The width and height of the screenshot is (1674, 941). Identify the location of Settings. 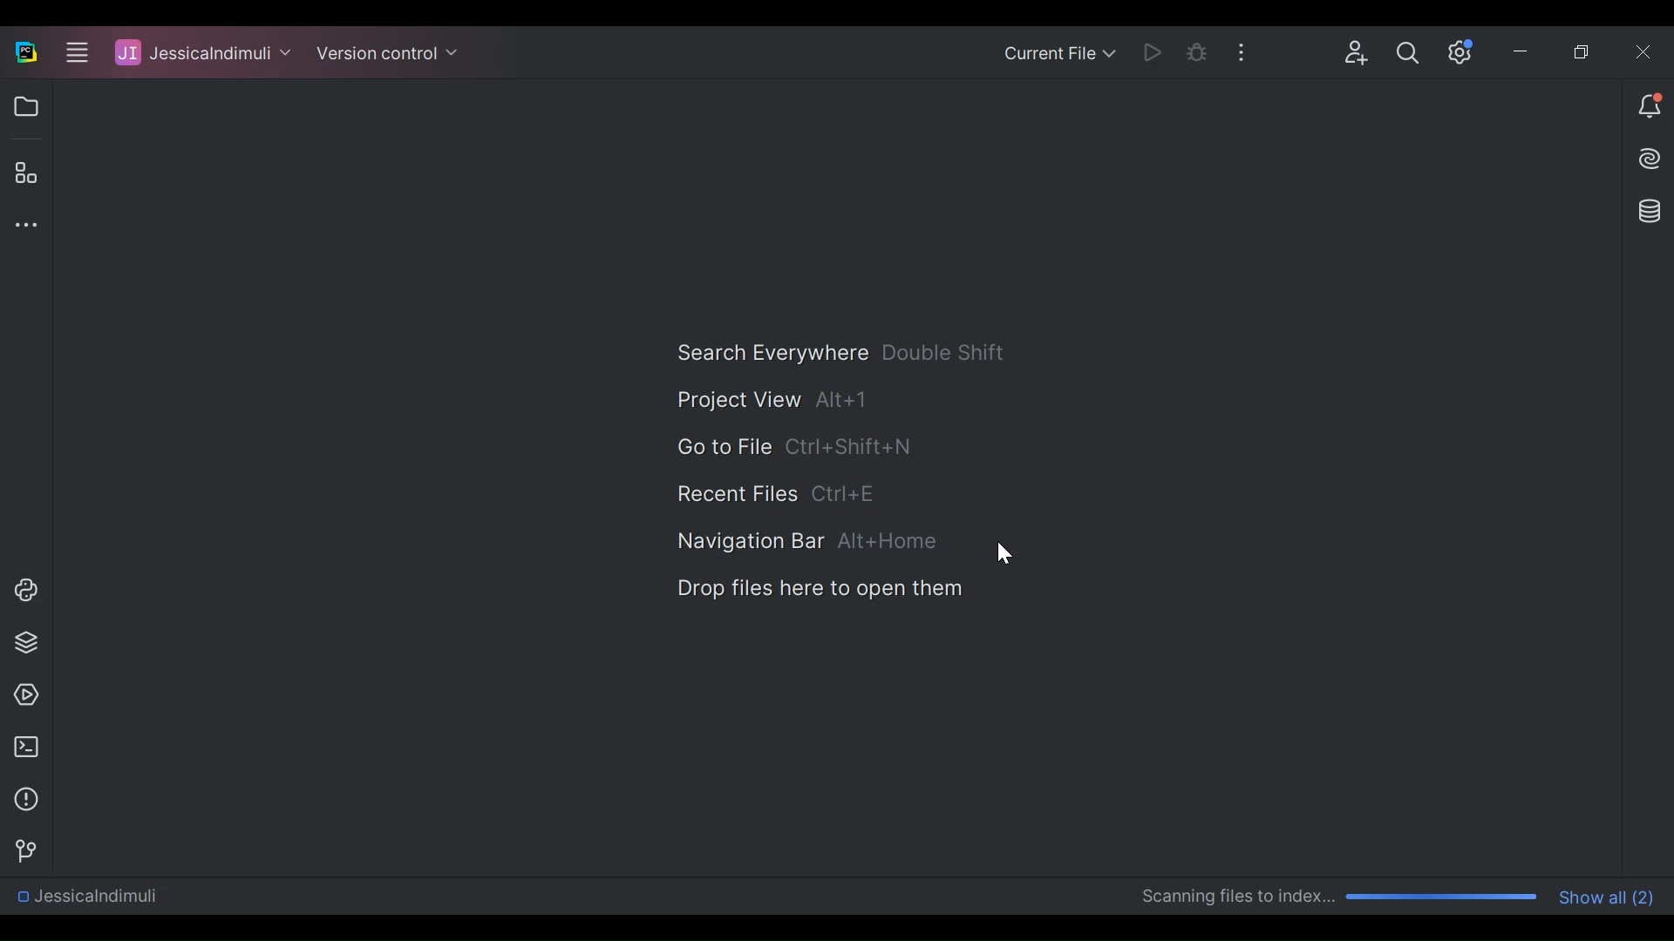
(1456, 51).